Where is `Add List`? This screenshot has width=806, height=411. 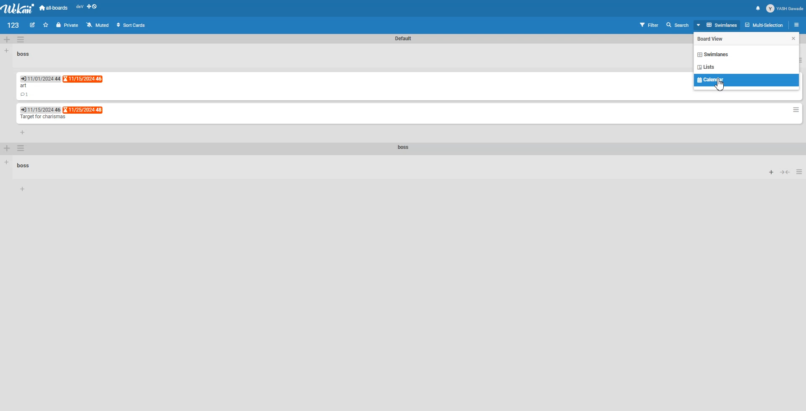
Add List is located at coordinates (7, 50).